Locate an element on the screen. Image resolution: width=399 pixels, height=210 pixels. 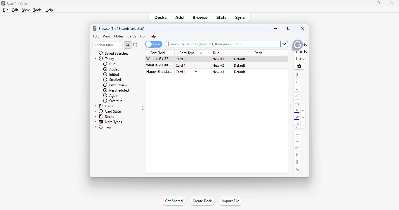
flags is located at coordinates (103, 106).